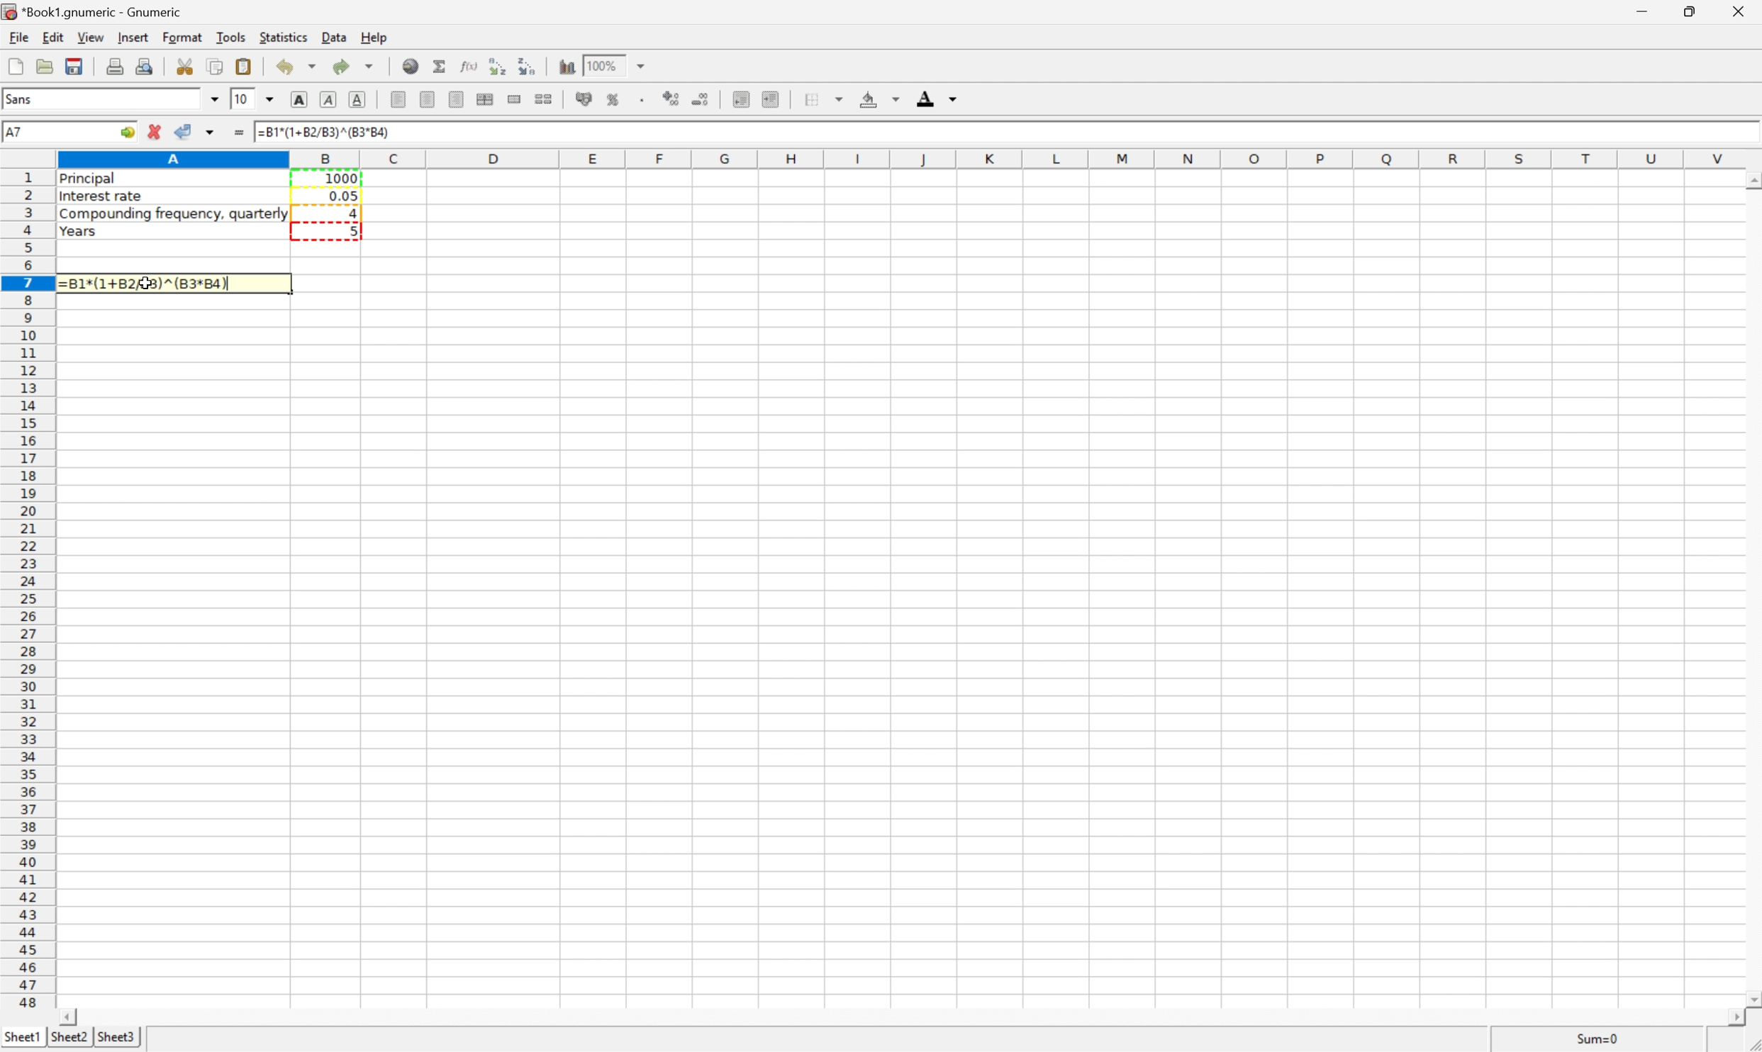  Describe the element at coordinates (183, 129) in the screenshot. I see `accept changes` at that location.